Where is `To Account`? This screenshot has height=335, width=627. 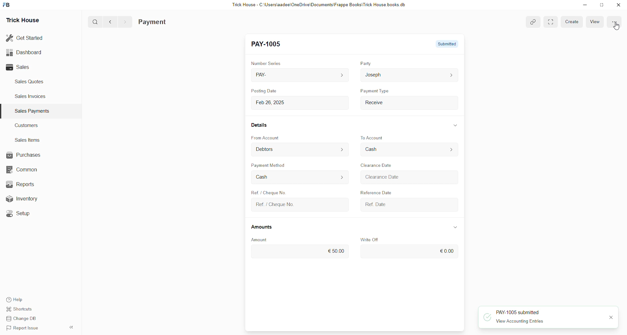
To Account is located at coordinates (407, 149).